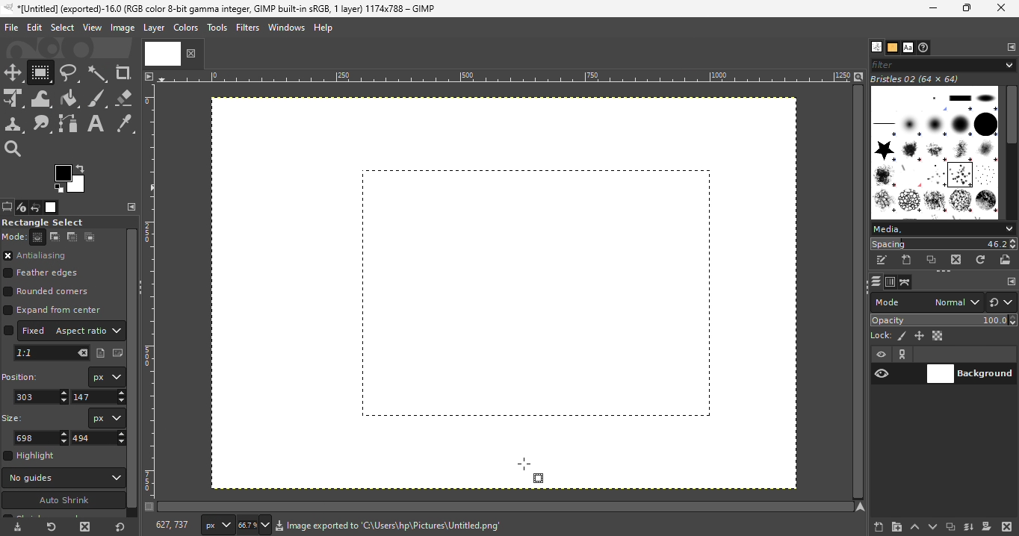 This screenshot has width=1019, height=536. What do you see at coordinates (34, 28) in the screenshot?
I see `Edit` at bounding box center [34, 28].